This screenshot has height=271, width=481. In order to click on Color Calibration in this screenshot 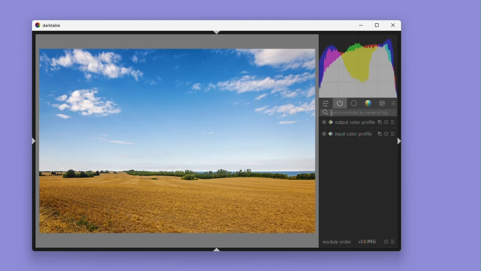, I will do `click(331, 134)`.